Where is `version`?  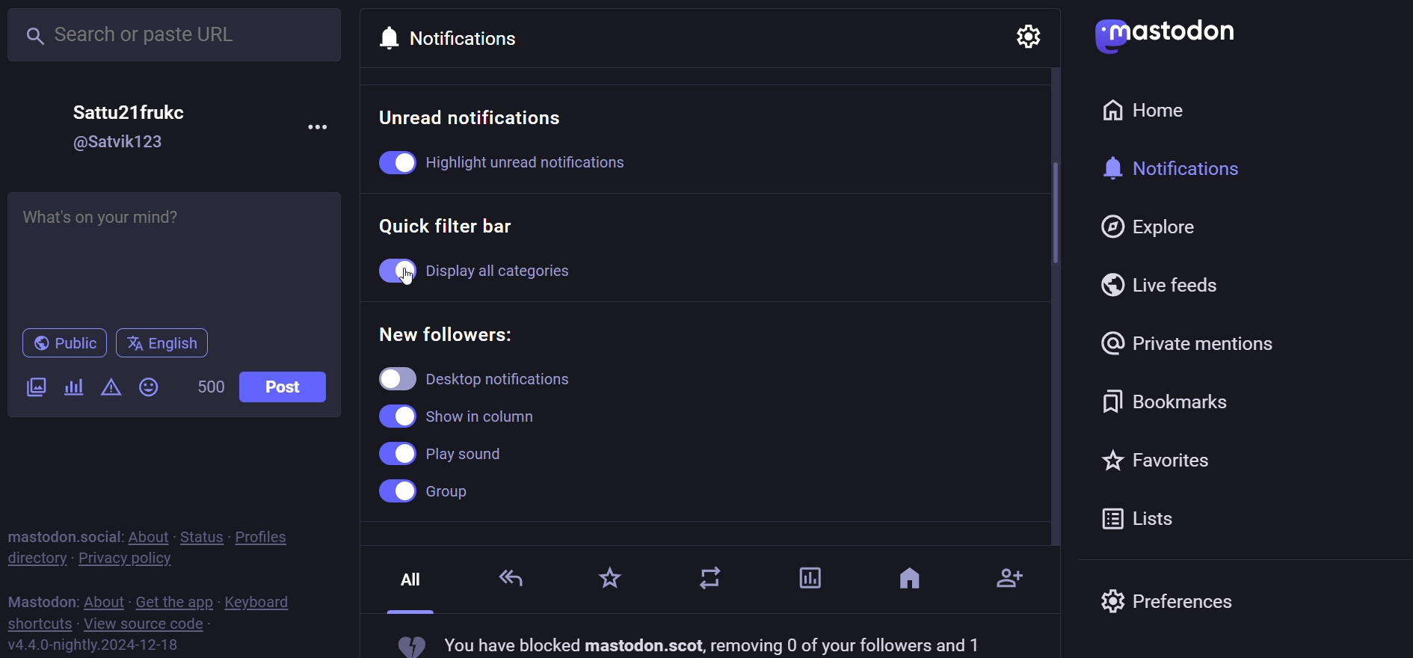
version is located at coordinates (94, 644).